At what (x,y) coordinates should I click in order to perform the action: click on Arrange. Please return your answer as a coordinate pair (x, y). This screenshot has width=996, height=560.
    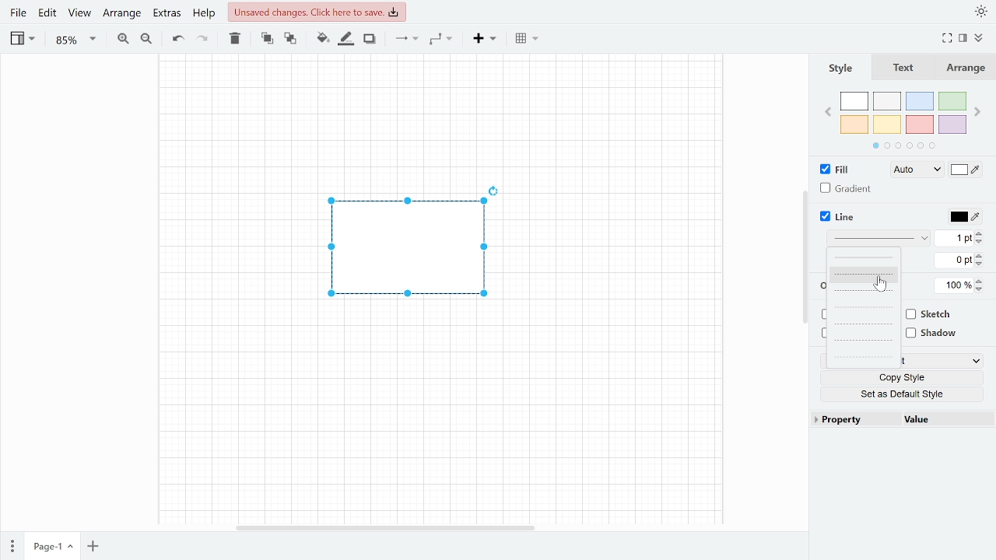
    Looking at the image, I should click on (120, 14).